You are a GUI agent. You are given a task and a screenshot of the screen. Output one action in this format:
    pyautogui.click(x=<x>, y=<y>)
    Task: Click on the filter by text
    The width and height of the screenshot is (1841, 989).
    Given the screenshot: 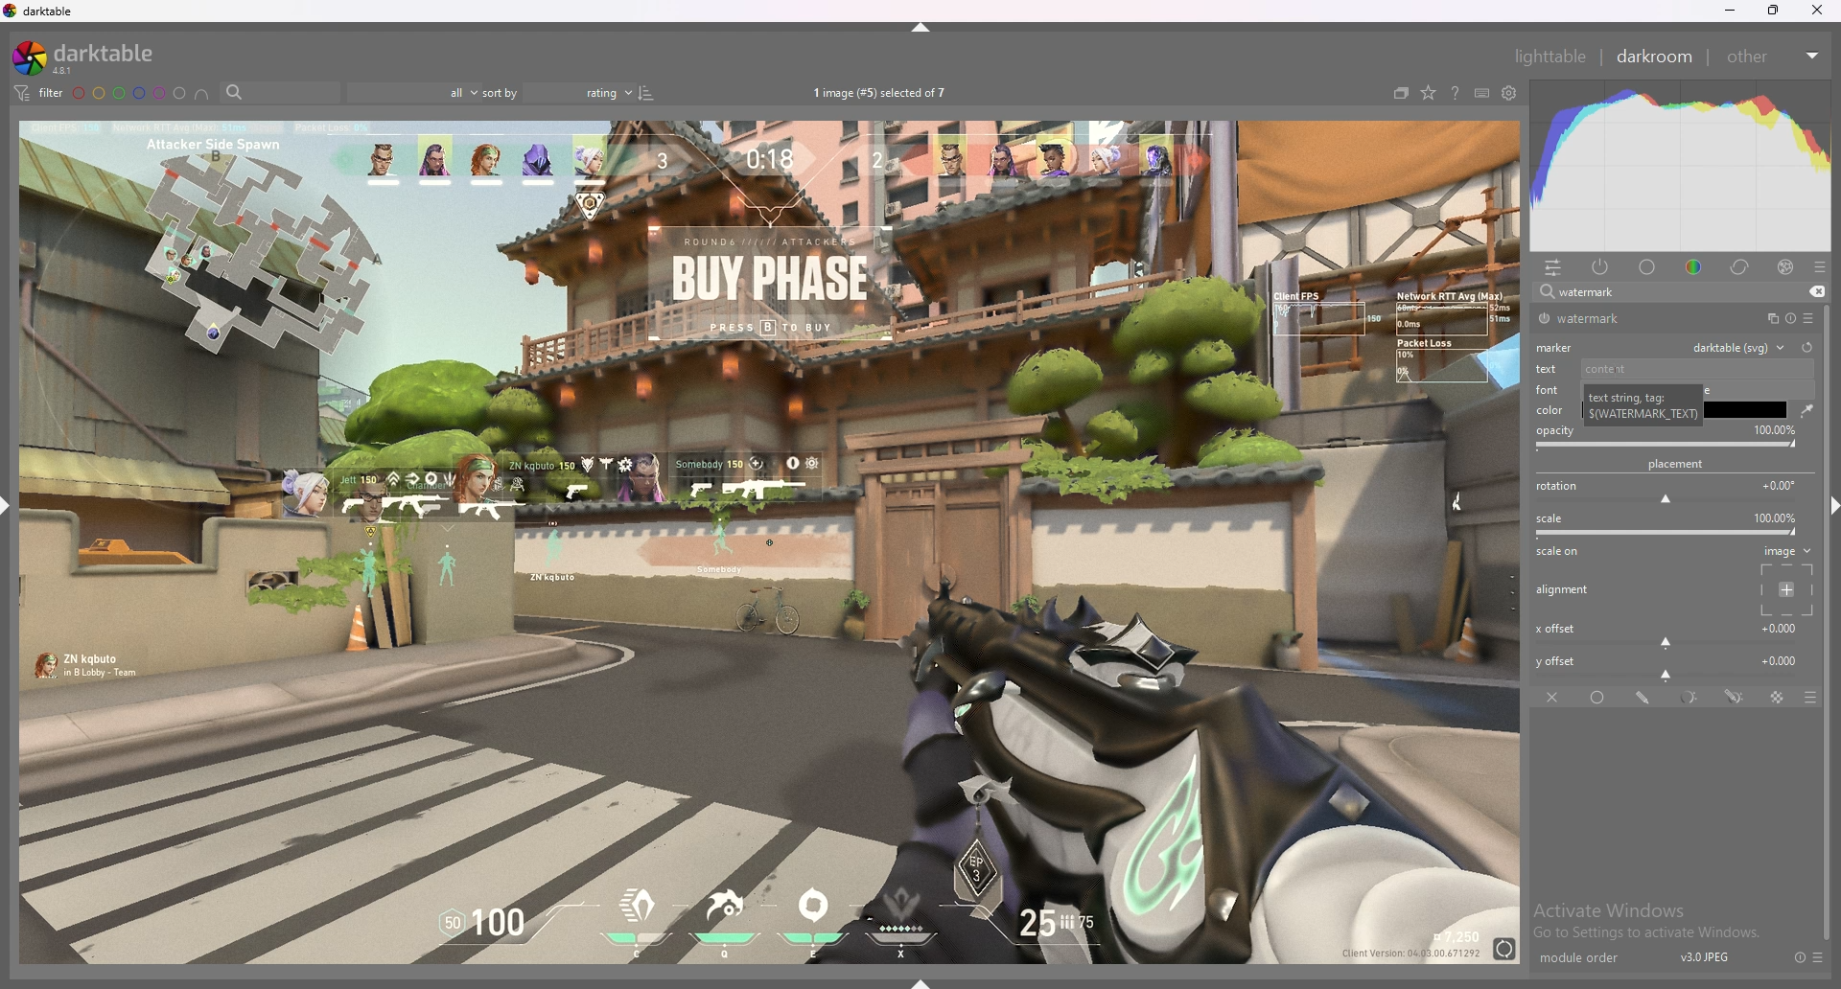 What is the action you would take?
    pyautogui.click(x=280, y=93)
    